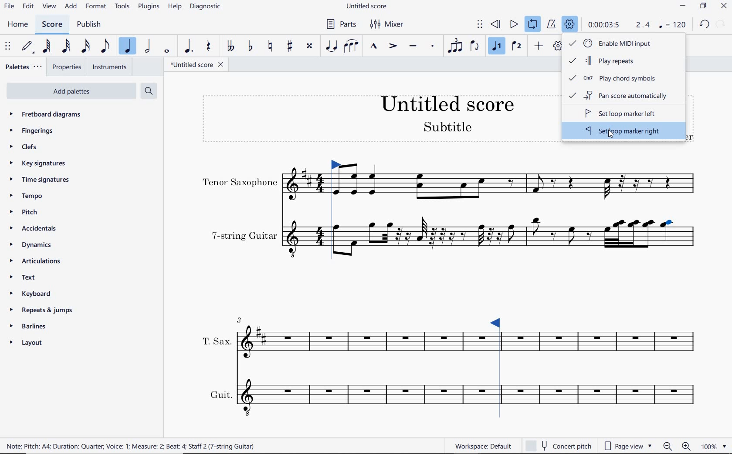  Describe the element at coordinates (480, 23) in the screenshot. I see `SELECT TO MOVE` at that location.